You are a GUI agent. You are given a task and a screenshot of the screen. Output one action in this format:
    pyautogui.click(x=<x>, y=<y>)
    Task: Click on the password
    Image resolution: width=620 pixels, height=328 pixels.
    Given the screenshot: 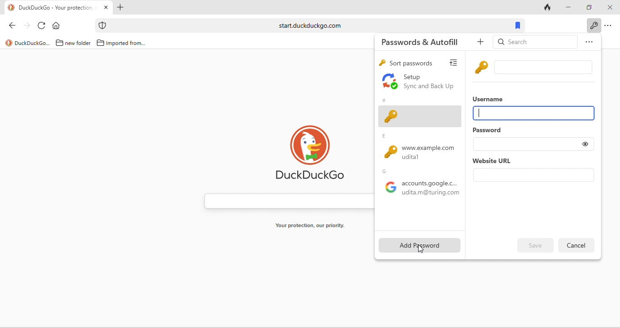 What is the action you would take?
    pyautogui.click(x=488, y=131)
    